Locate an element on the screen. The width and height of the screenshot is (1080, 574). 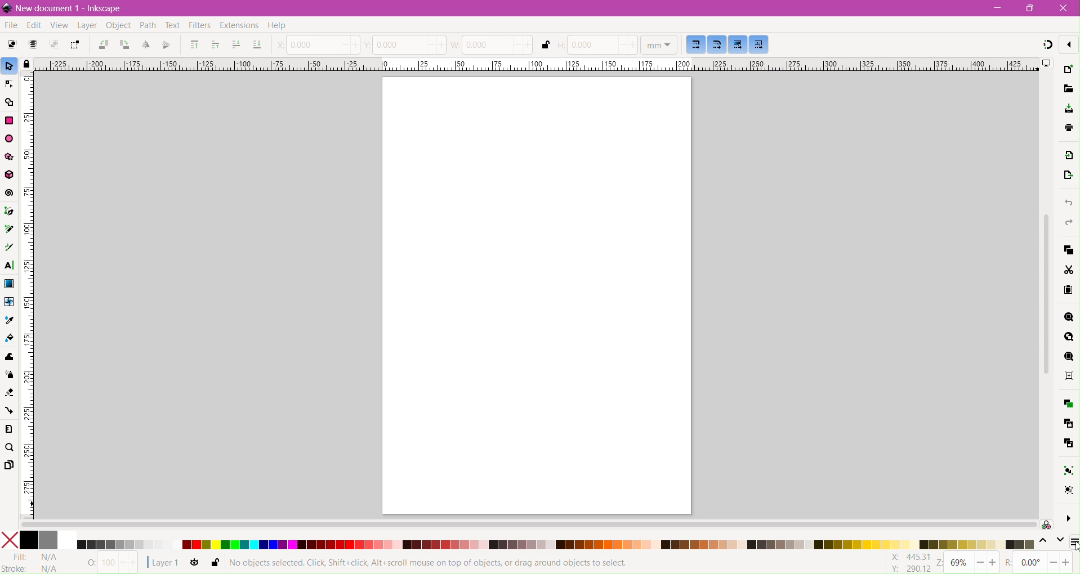
Selection Status is located at coordinates (431, 563).